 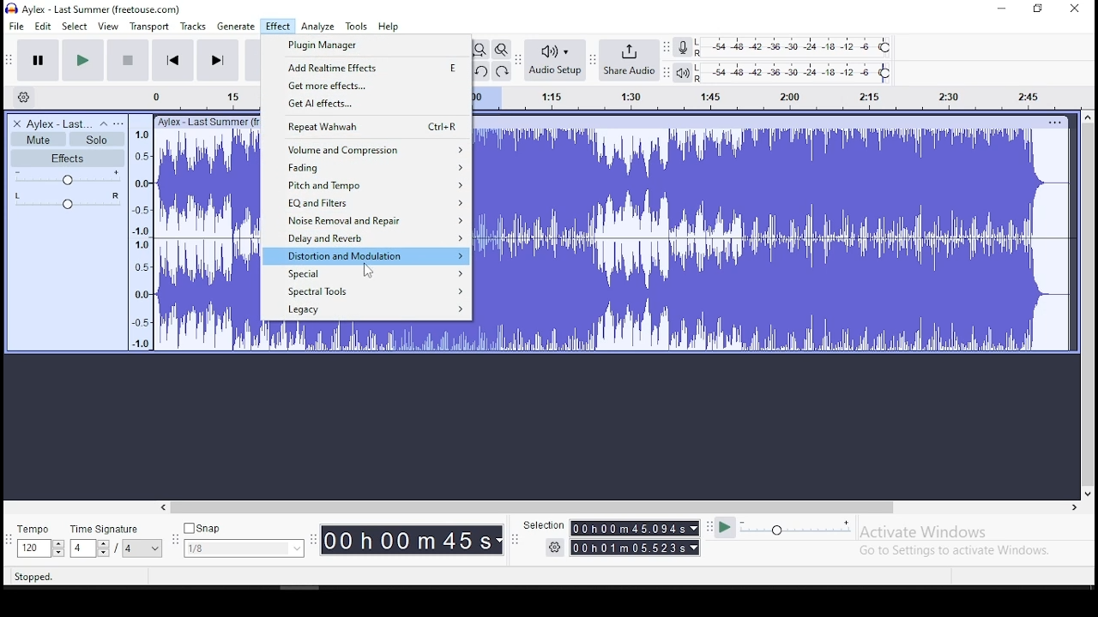 I want to click on cursor, so click(x=368, y=269).